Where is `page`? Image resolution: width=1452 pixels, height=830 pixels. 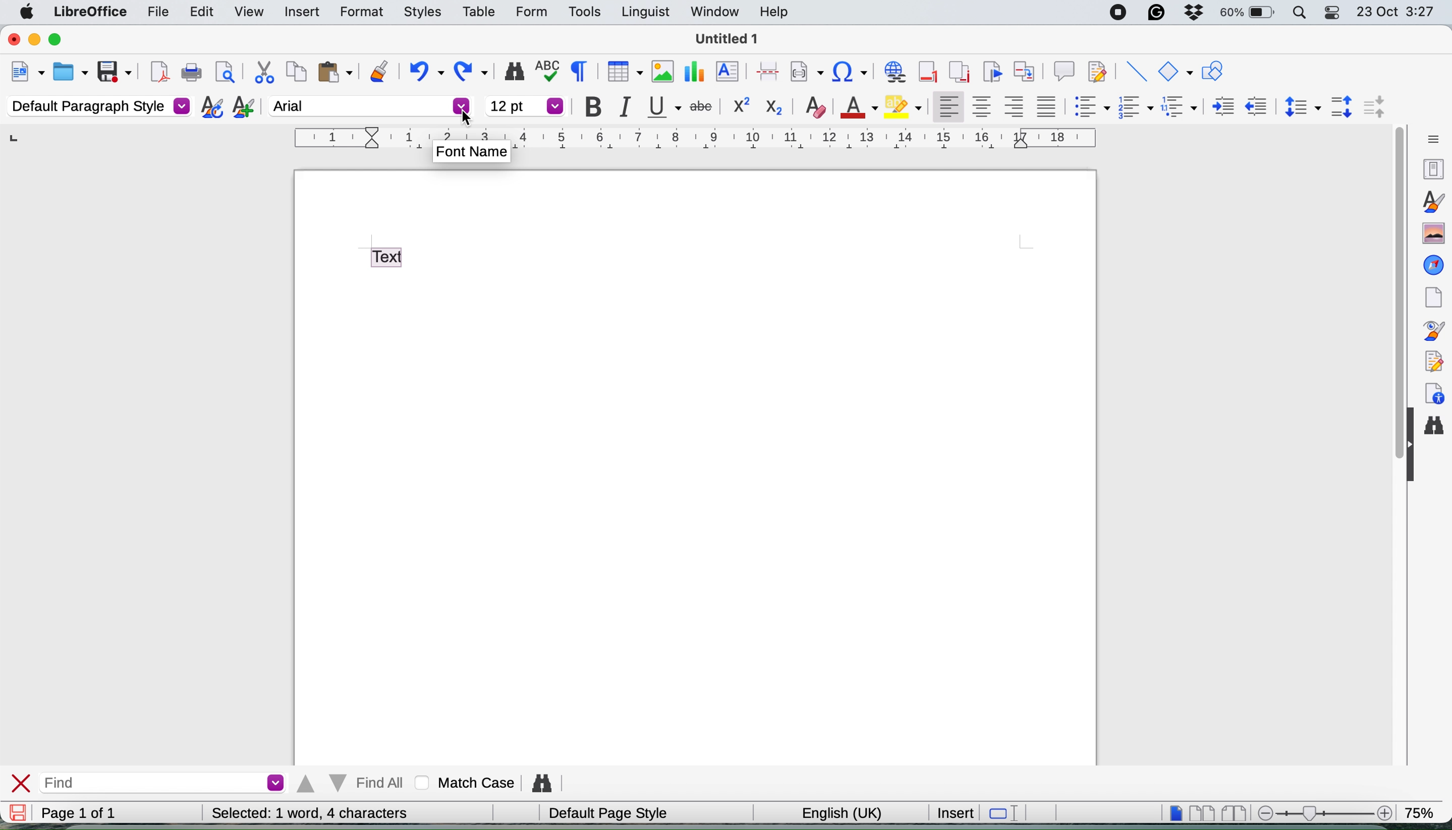 page is located at coordinates (1433, 297).